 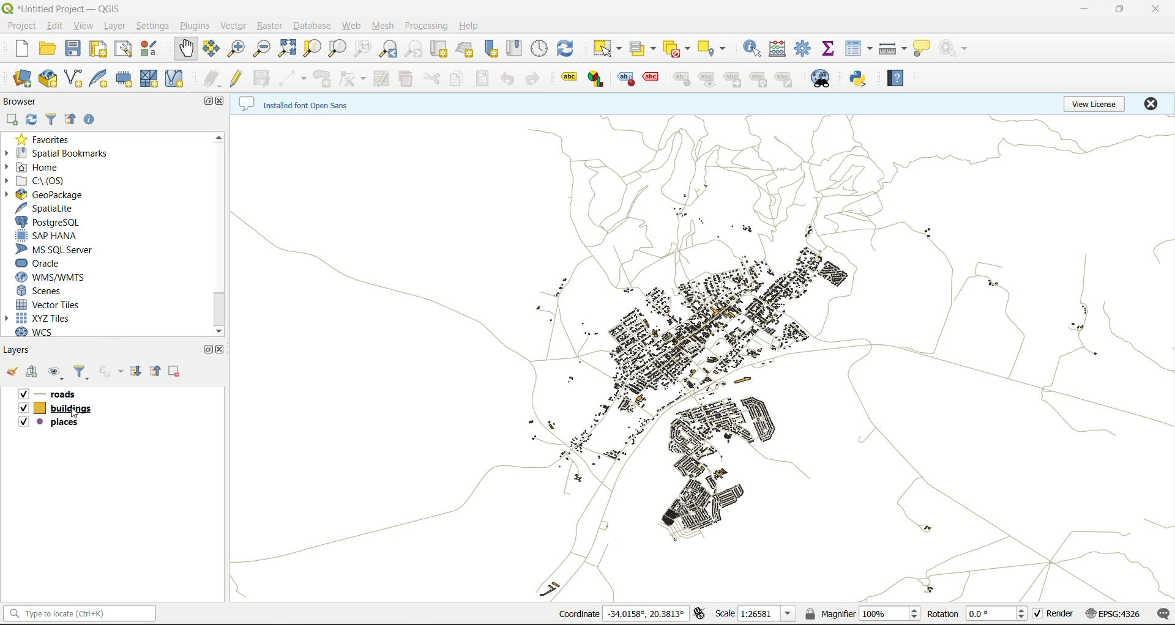 I want to click on indentify features, so click(x=752, y=52).